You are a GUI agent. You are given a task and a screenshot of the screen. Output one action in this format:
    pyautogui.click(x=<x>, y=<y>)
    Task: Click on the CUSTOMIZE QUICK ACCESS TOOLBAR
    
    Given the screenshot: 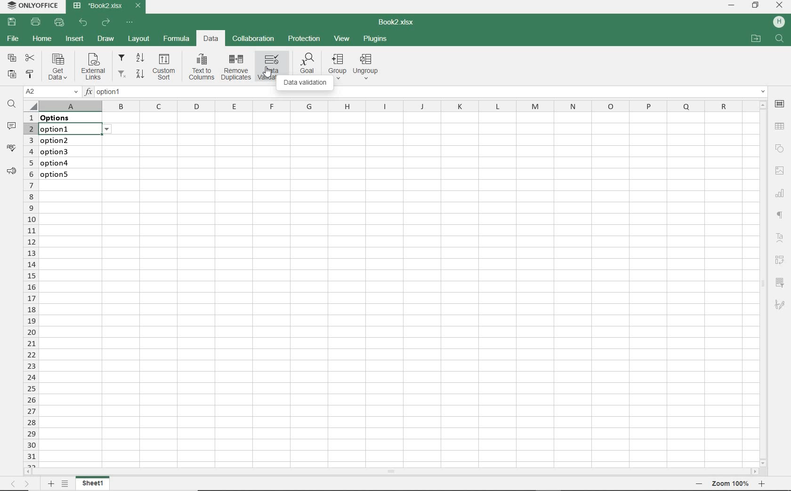 What is the action you would take?
    pyautogui.click(x=130, y=23)
    